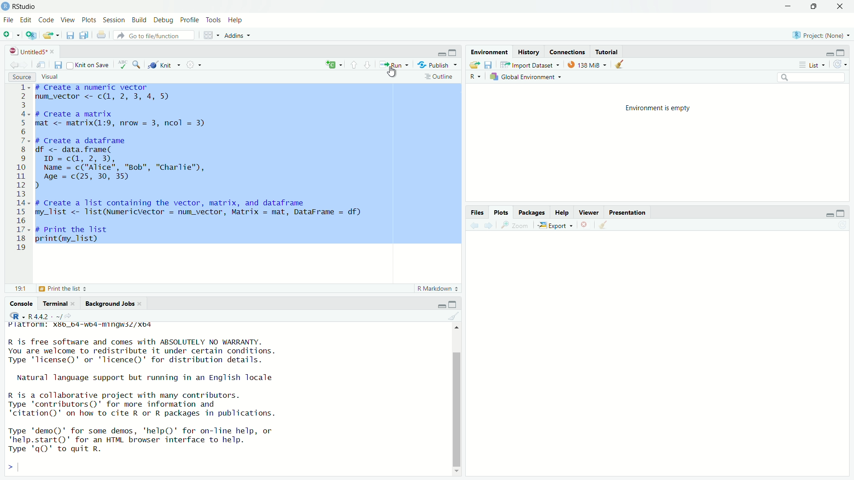  I want to click on save, so click(69, 37).